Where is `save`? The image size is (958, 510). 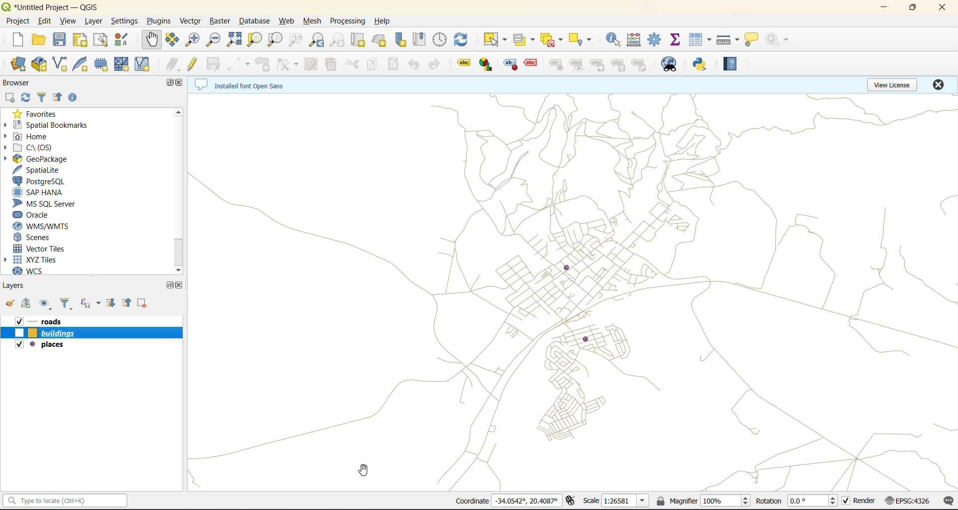
save is located at coordinates (60, 39).